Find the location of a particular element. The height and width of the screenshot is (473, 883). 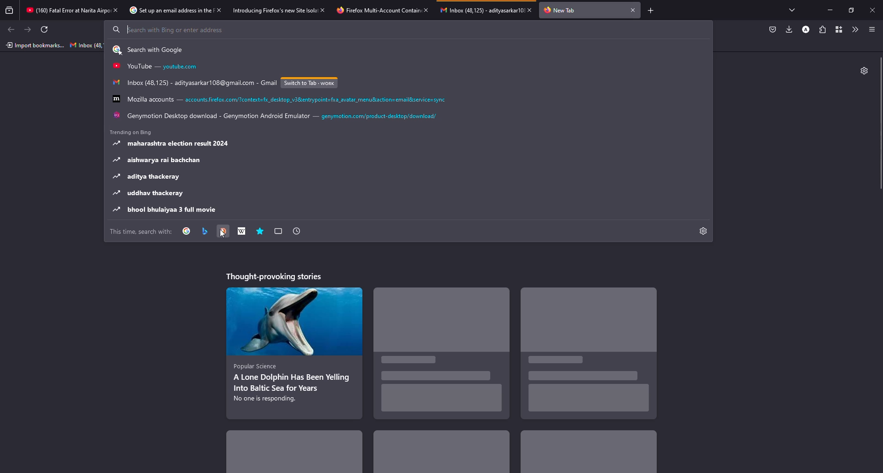

search options is located at coordinates (150, 194).